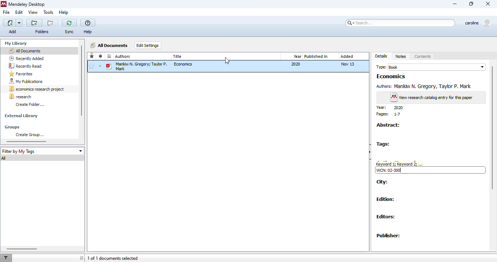 Image resolution: width=497 pixels, height=262 pixels. What do you see at coordinates (27, 4) in the screenshot?
I see `mendeley desktop` at bounding box center [27, 4].